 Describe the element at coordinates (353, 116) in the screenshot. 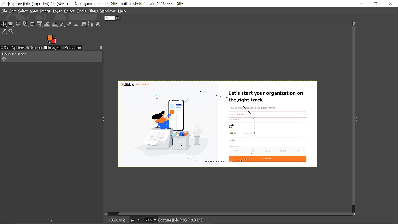

I see `Vertical scrollbar` at that location.